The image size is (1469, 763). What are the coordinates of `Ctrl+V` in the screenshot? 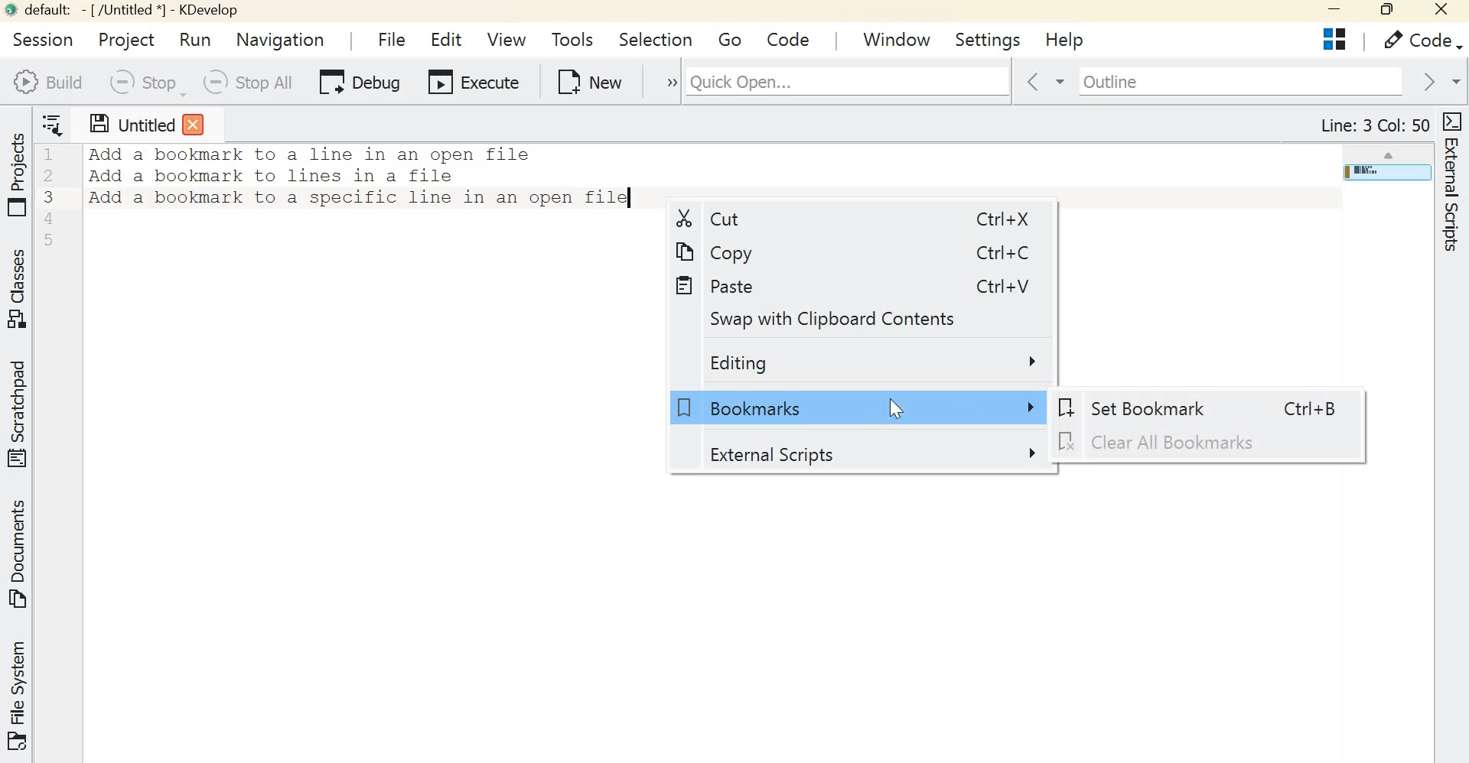 It's located at (997, 286).